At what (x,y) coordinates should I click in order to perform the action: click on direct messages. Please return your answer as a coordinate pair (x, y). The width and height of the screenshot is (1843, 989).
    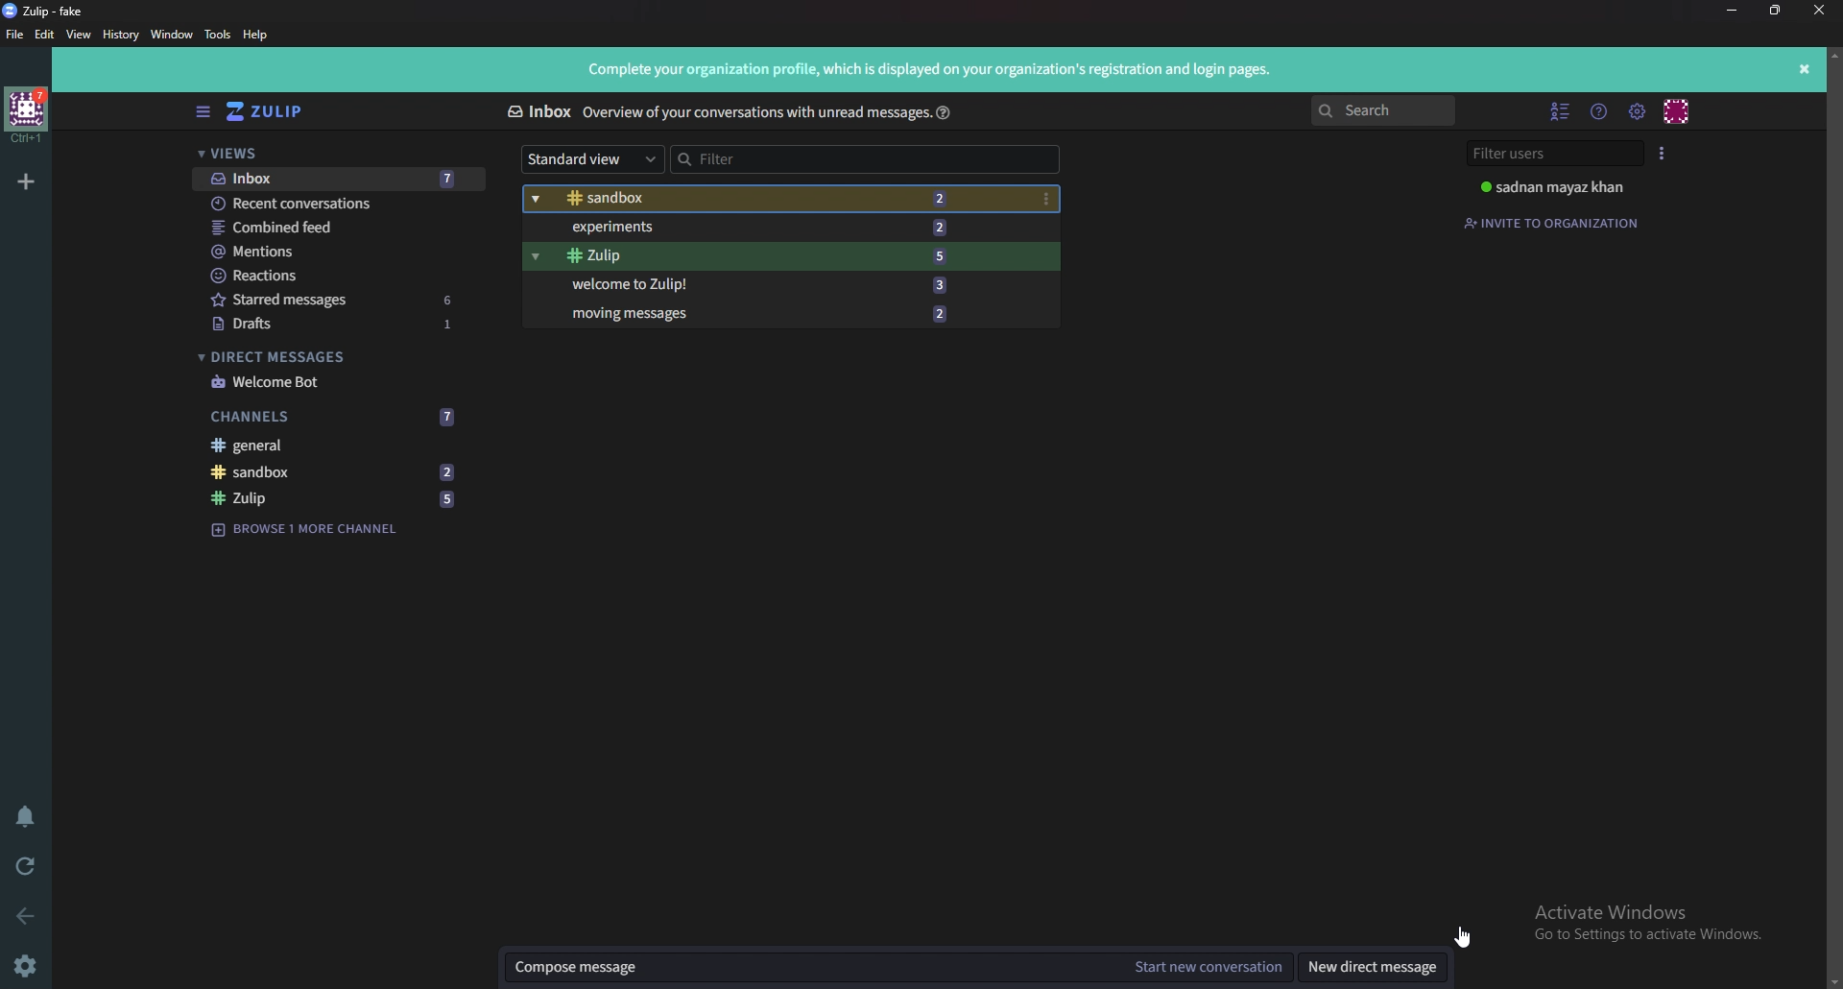
    Looking at the image, I should click on (337, 356).